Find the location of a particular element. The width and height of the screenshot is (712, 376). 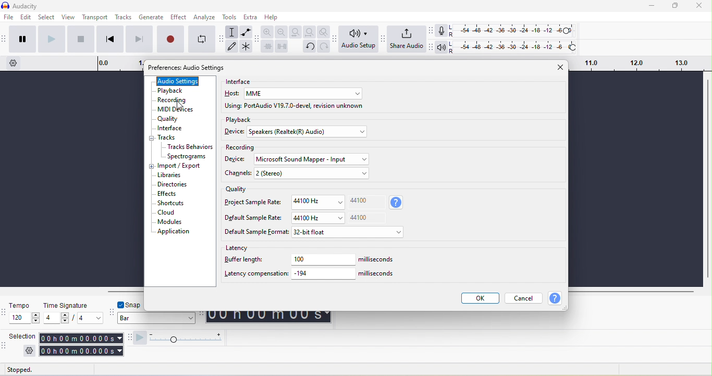

recording is located at coordinates (243, 146).